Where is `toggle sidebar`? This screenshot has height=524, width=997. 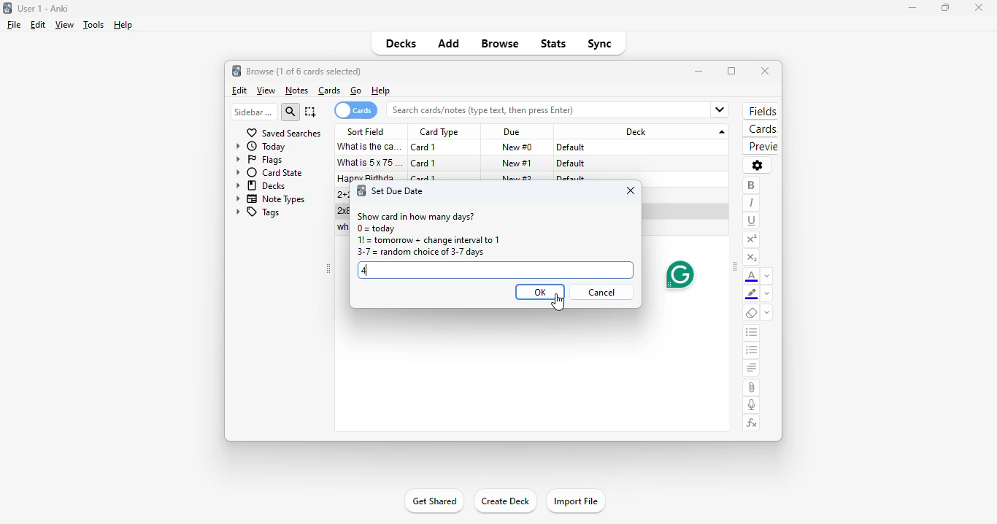
toggle sidebar is located at coordinates (328, 269).